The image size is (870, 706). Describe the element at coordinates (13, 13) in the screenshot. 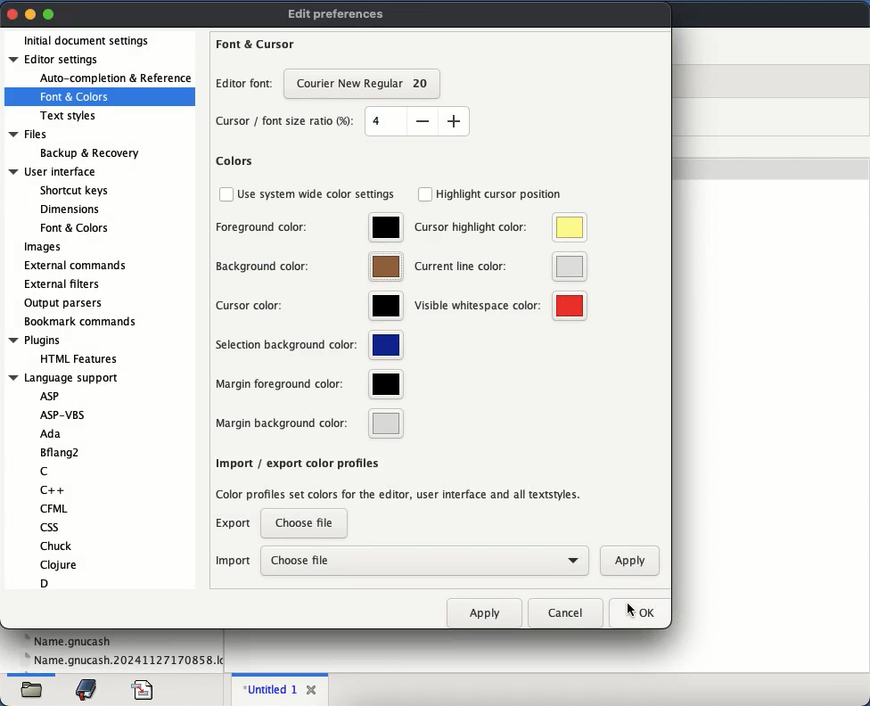

I see `close` at that location.